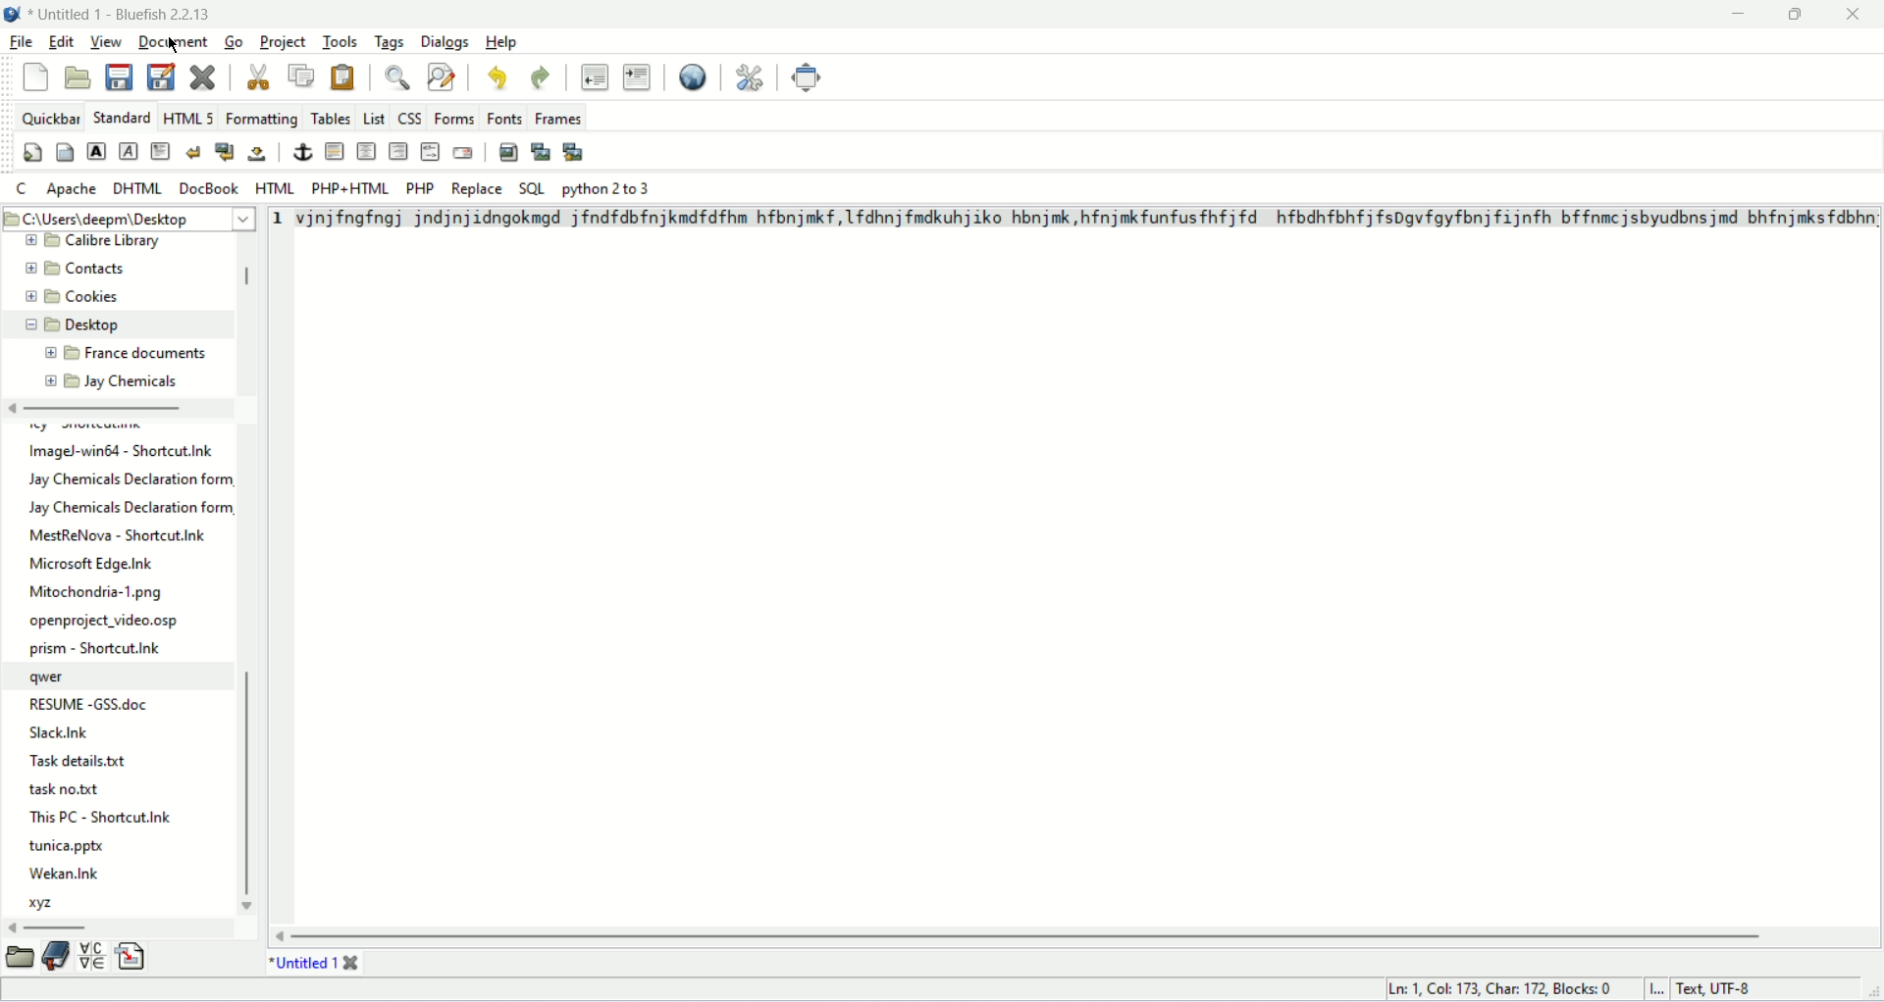 The height and width of the screenshot is (1002, 1884). Describe the element at coordinates (234, 41) in the screenshot. I see `go` at that location.